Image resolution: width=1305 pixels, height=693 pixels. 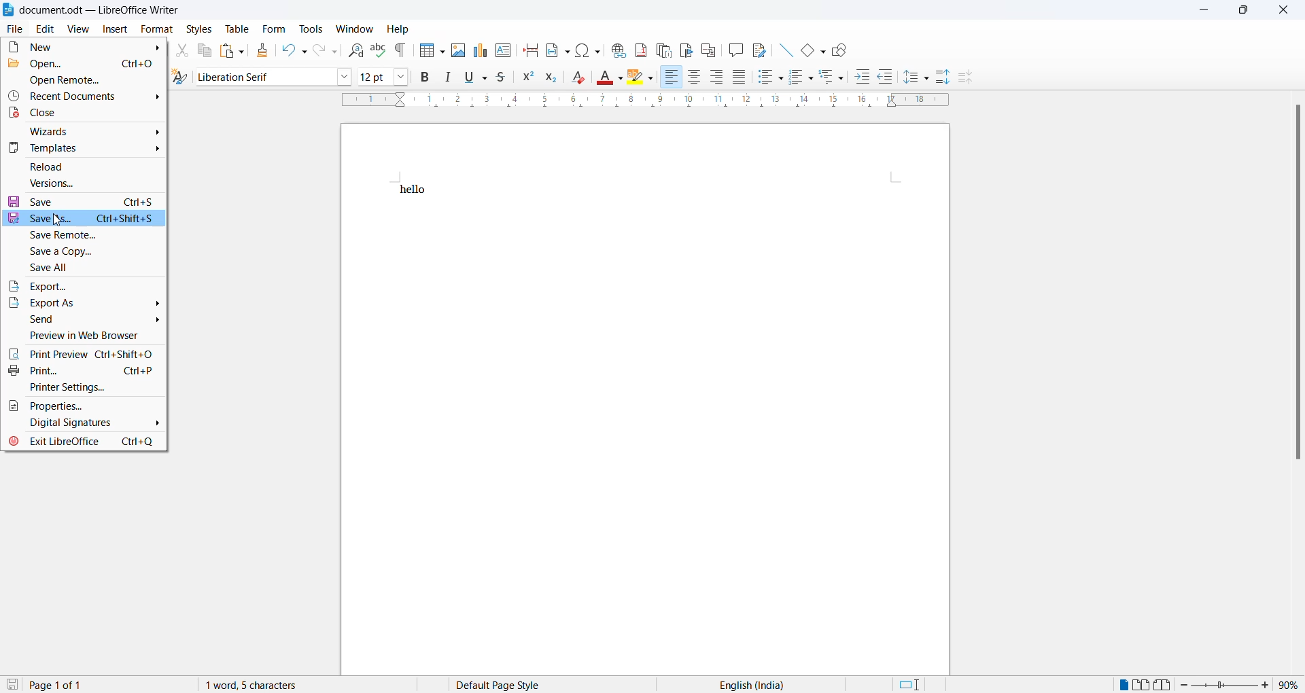 What do you see at coordinates (557, 51) in the screenshot?
I see `Insert field` at bounding box center [557, 51].